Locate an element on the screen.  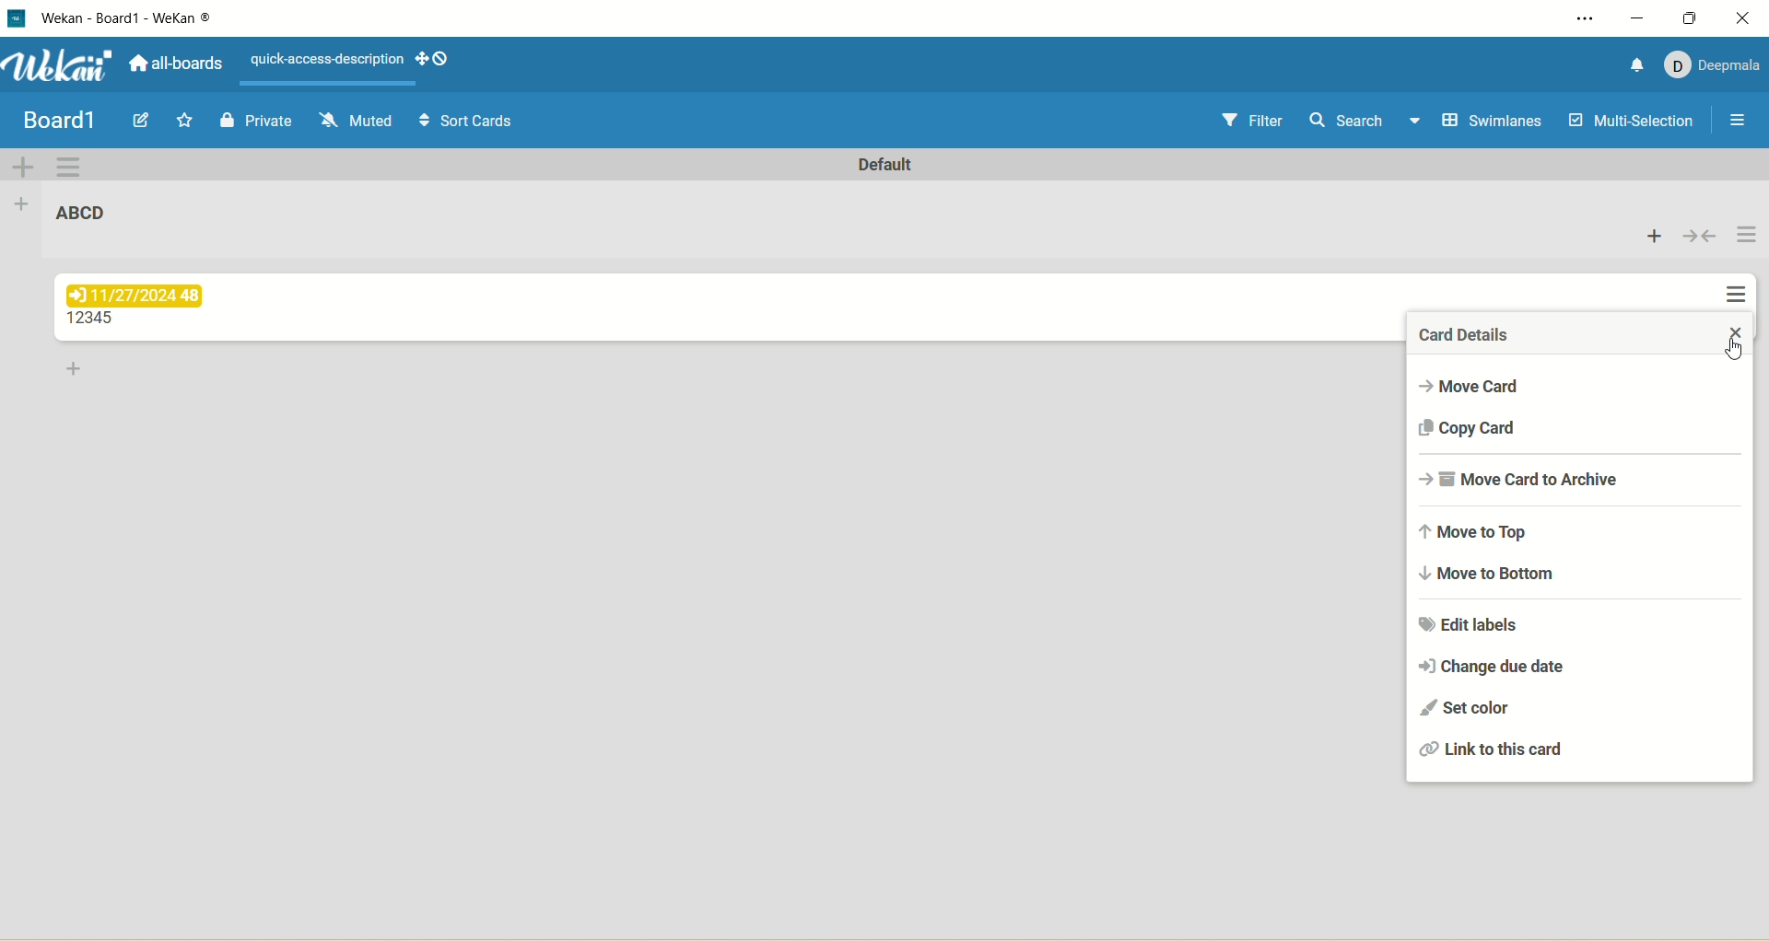
muted is located at coordinates (357, 121).